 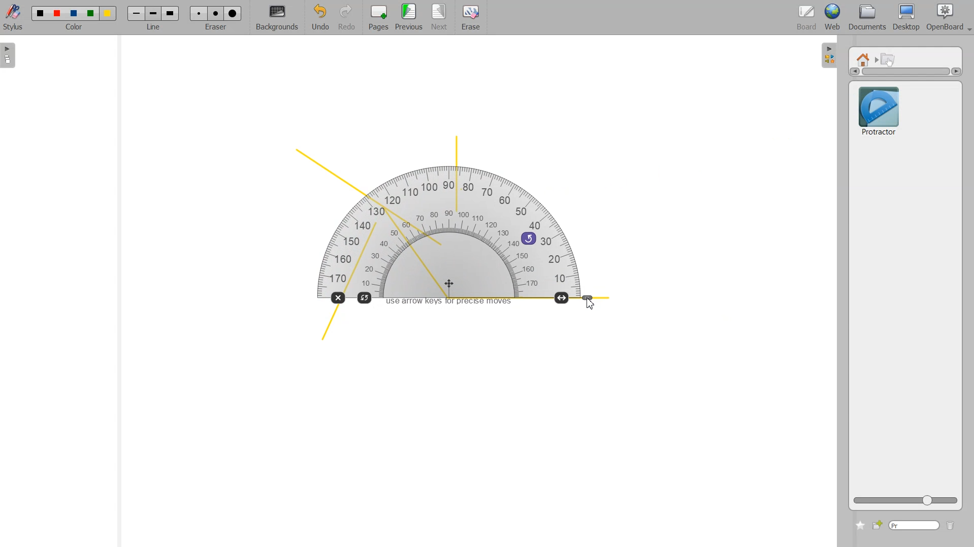 I want to click on Remove, so click(x=337, y=298).